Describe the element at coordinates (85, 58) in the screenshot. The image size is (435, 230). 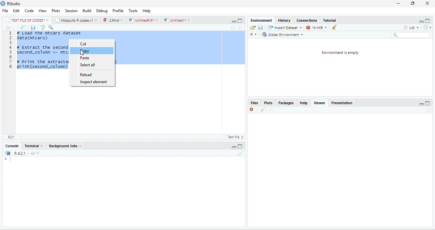
I see `paste` at that location.